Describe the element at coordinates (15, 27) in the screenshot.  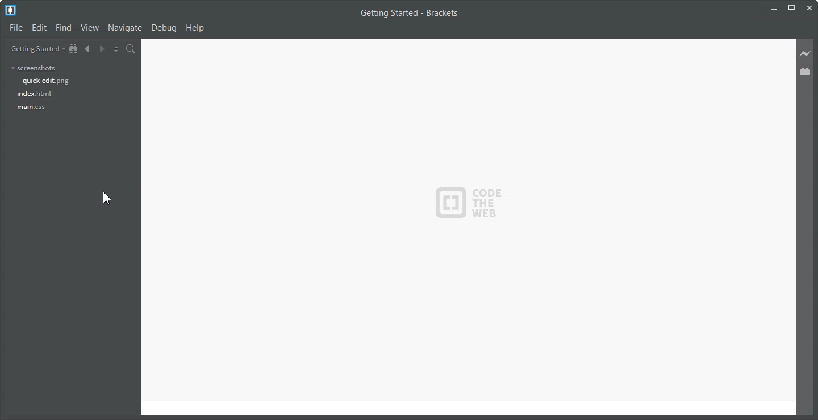
I see `File` at that location.